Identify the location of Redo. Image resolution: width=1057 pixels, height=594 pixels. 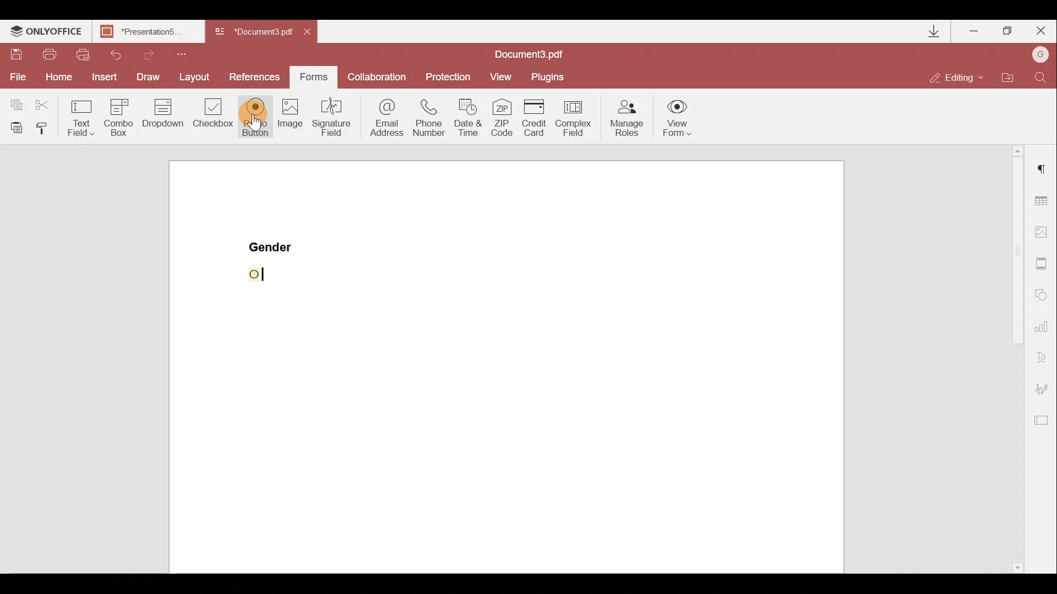
(159, 54).